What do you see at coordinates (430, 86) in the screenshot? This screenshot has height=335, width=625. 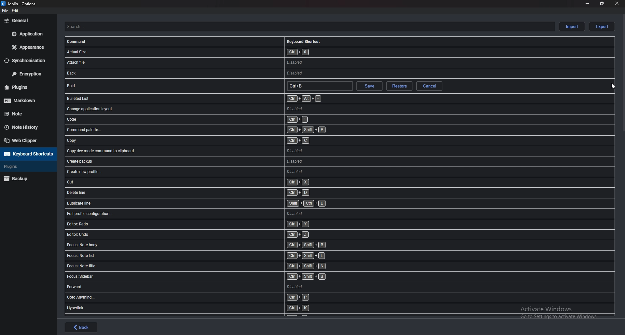 I see `Cancel` at bounding box center [430, 86].